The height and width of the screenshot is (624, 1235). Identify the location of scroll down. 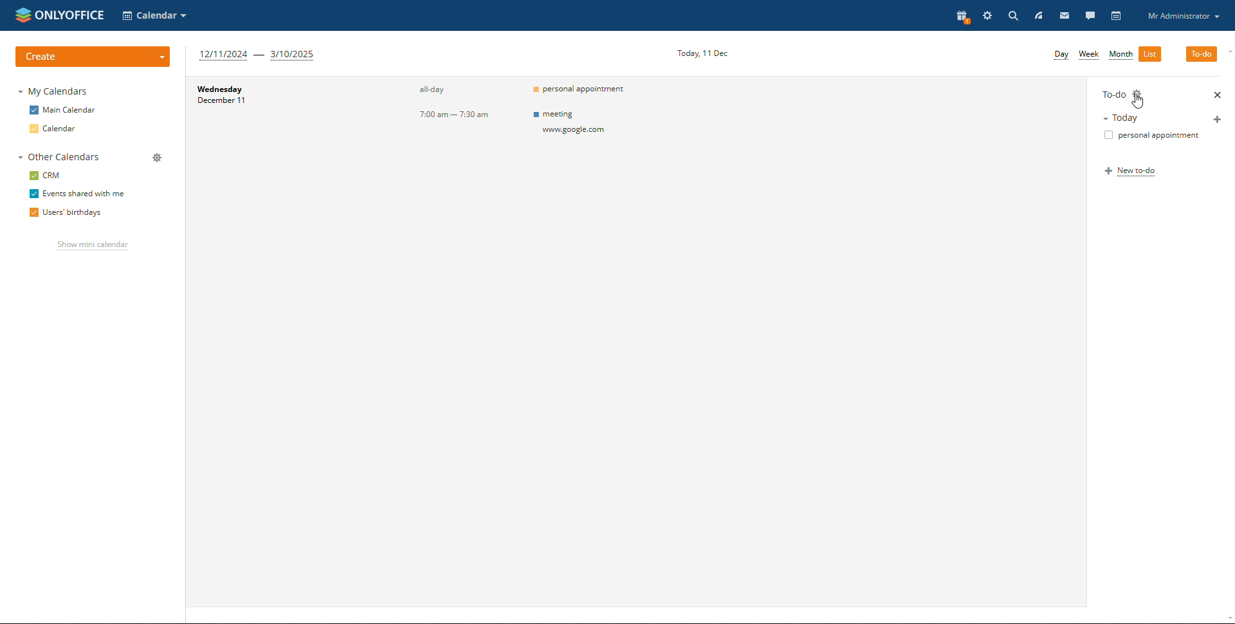
(1227, 618).